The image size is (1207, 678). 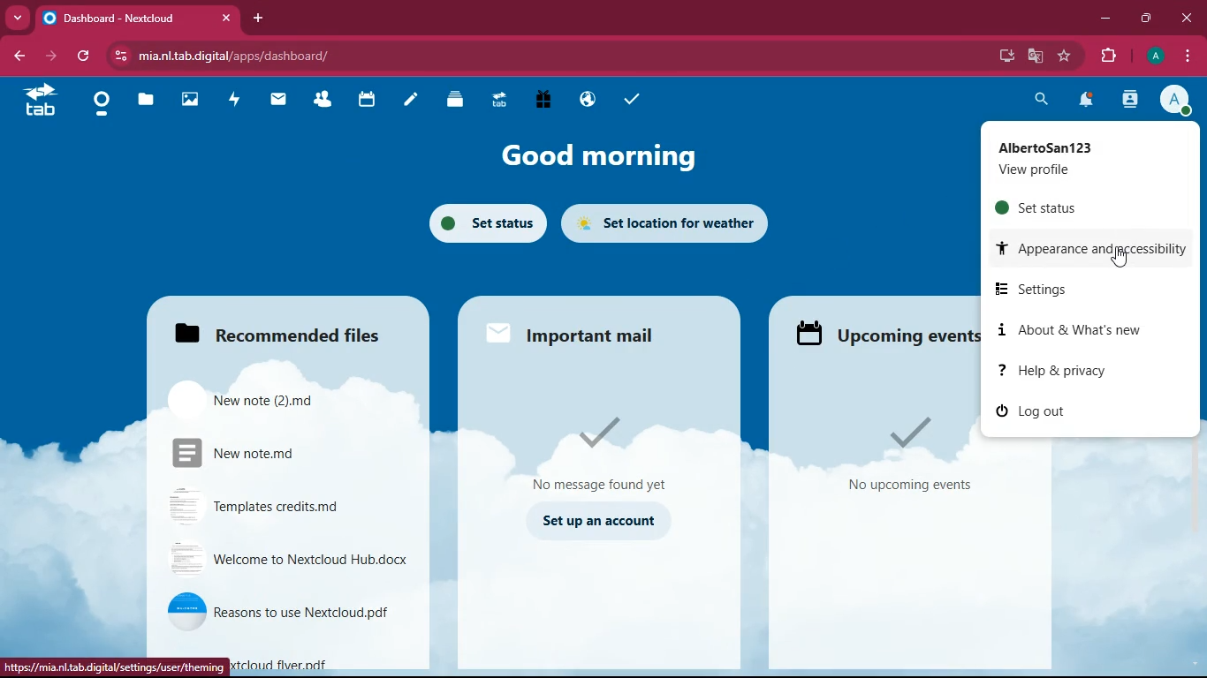 What do you see at coordinates (461, 102) in the screenshot?
I see `layers` at bounding box center [461, 102].